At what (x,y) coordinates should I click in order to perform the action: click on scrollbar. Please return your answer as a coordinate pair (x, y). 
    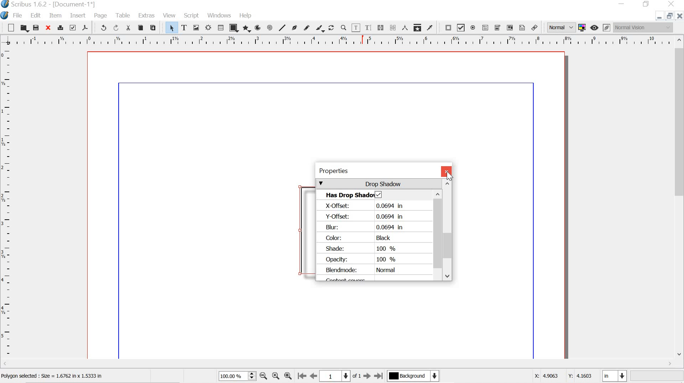
    Looking at the image, I should click on (680, 197).